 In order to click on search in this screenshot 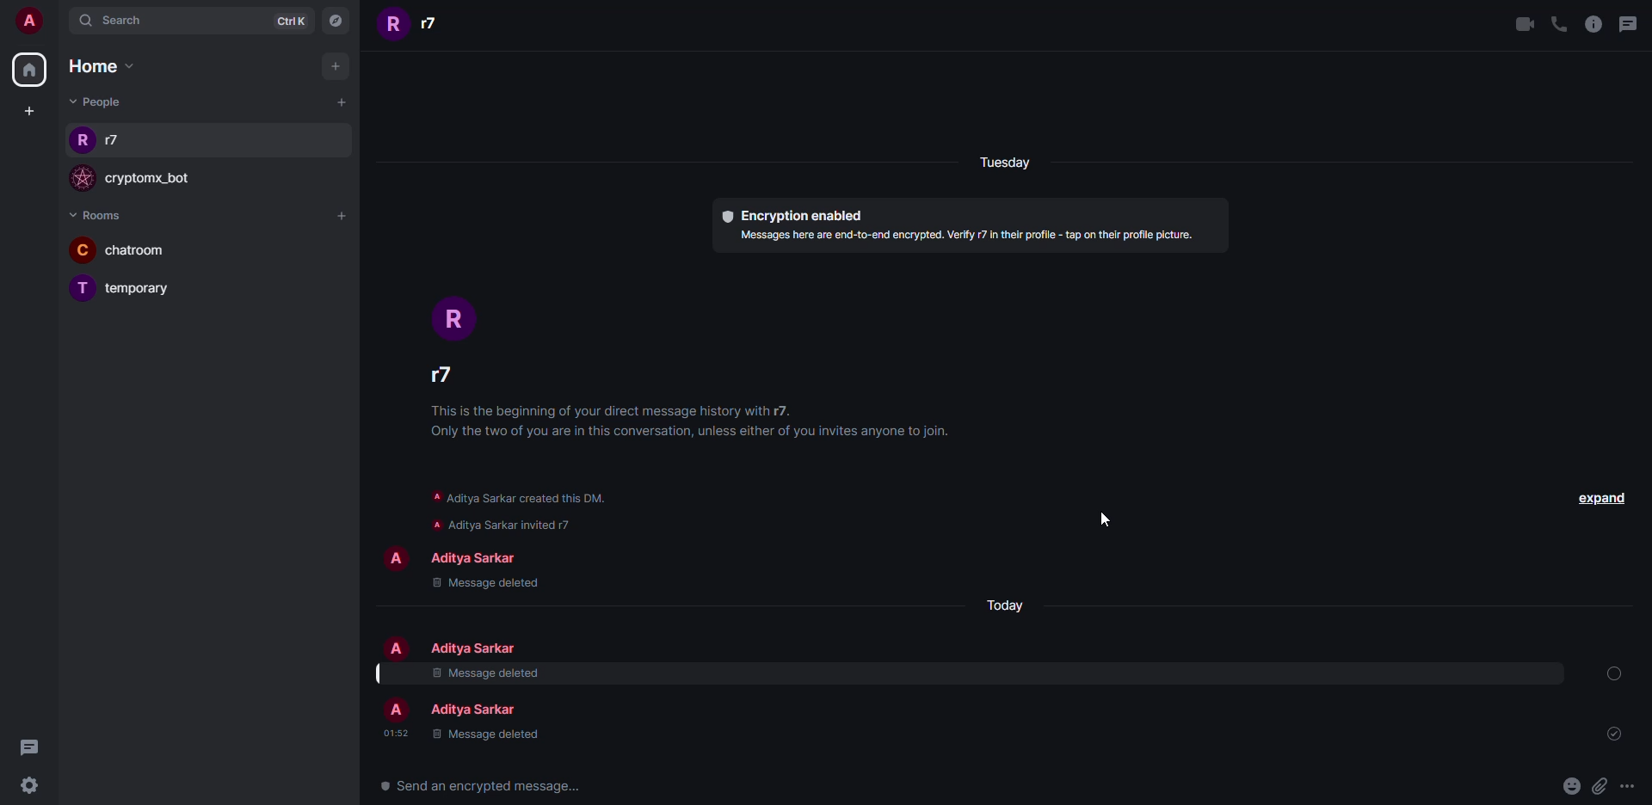, I will do `click(120, 20)`.